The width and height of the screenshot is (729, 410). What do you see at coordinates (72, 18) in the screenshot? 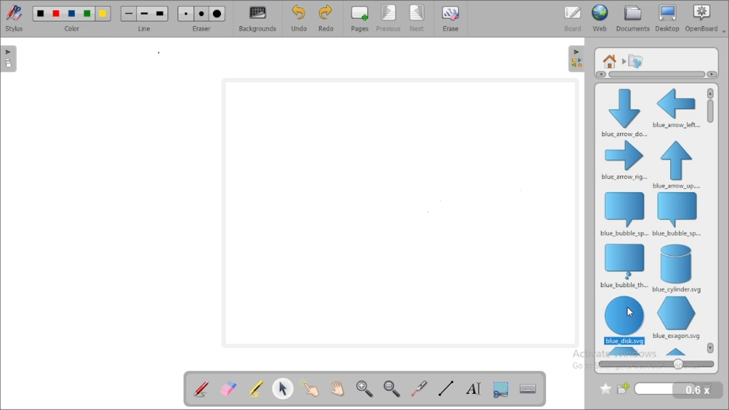
I see `color` at bounding box center [72, 18].